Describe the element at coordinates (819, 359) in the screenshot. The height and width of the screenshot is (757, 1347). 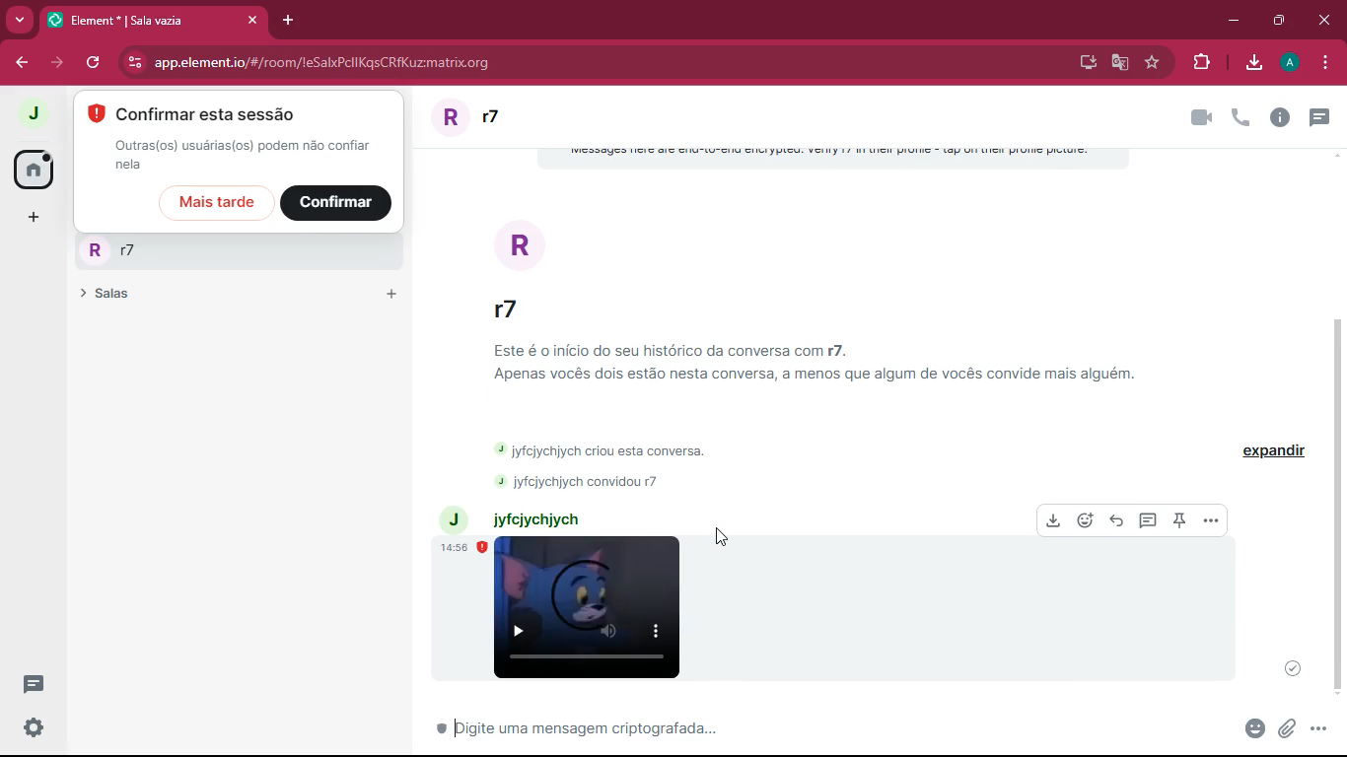
I see `Este é o inicio do seu histérico da conversa com £7.
Apenas voces dois estdo nesta conversa, a menos que algum de vocés convide mais alguém.` at that location.